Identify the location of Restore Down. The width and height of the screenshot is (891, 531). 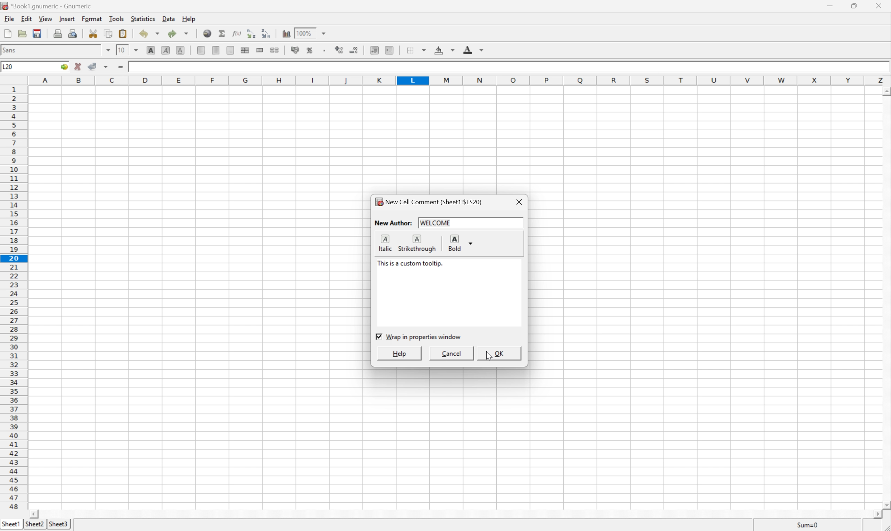
(852, 6).